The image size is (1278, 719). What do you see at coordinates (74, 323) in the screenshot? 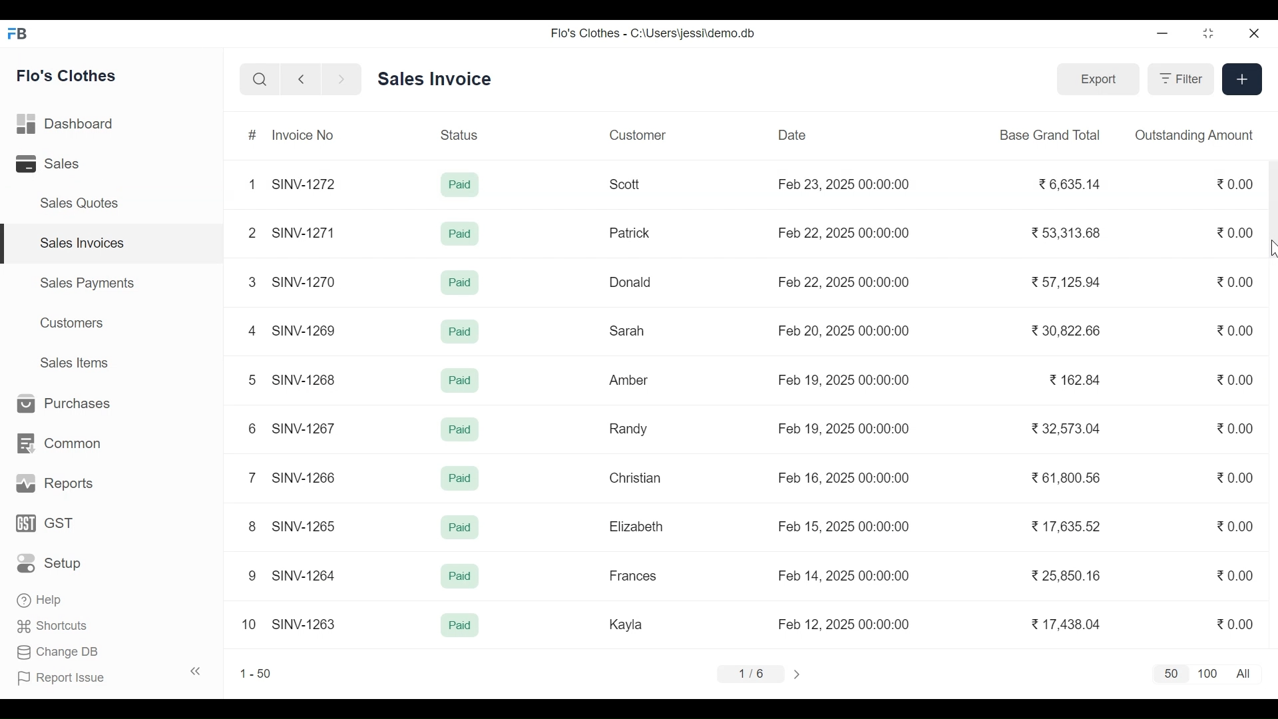
I see `Customers` at bounding box center [74, 323].